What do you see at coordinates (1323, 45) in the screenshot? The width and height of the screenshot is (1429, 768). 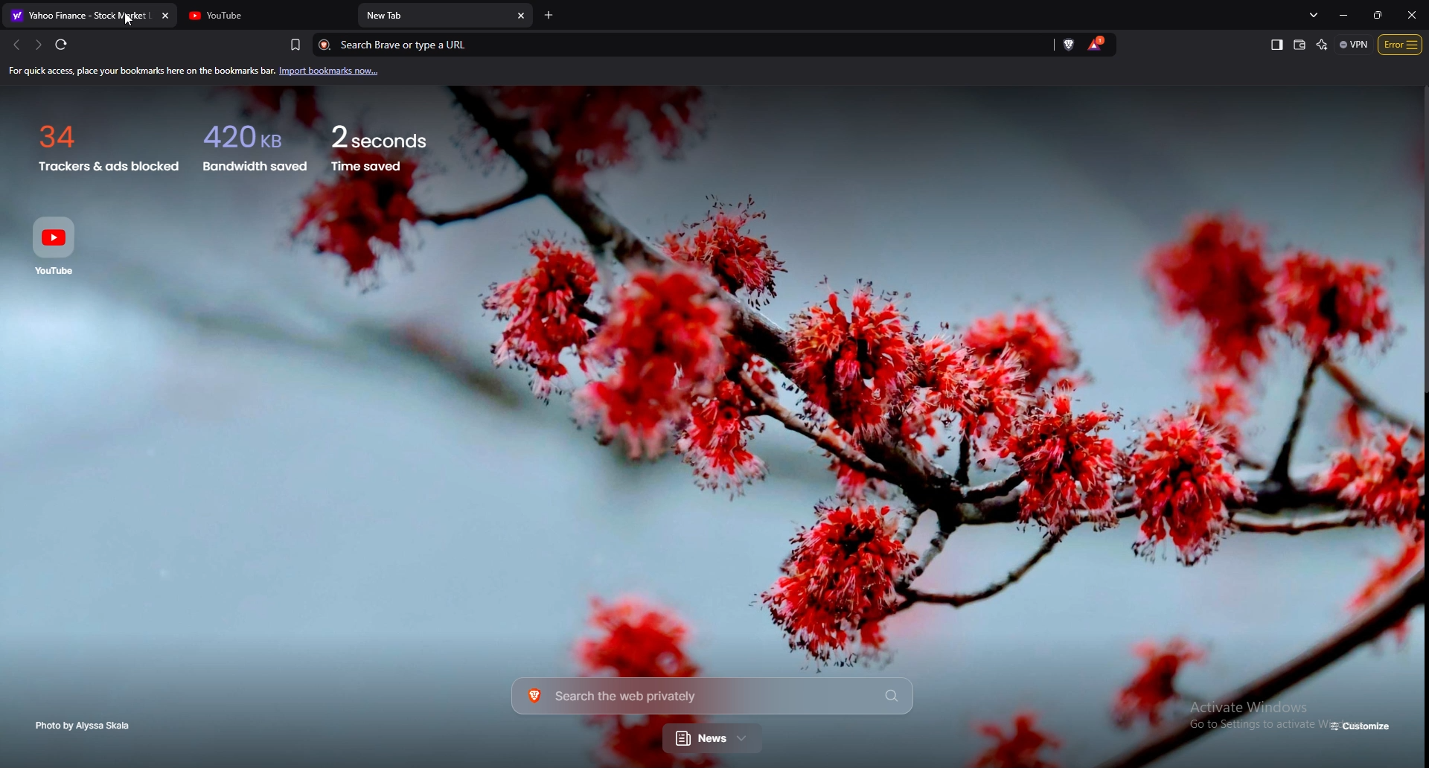 I see `leo ai` at bounding box center [1323, 45].